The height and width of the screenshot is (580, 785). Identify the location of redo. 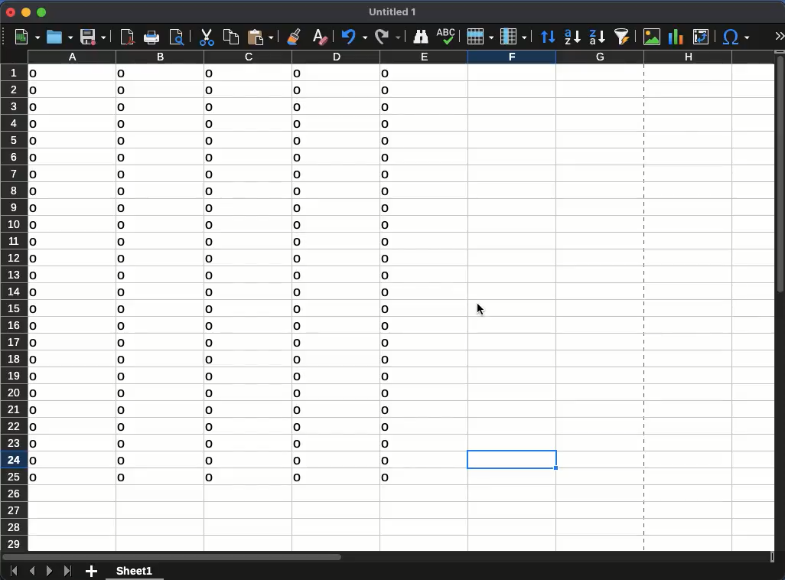
(387, 35).